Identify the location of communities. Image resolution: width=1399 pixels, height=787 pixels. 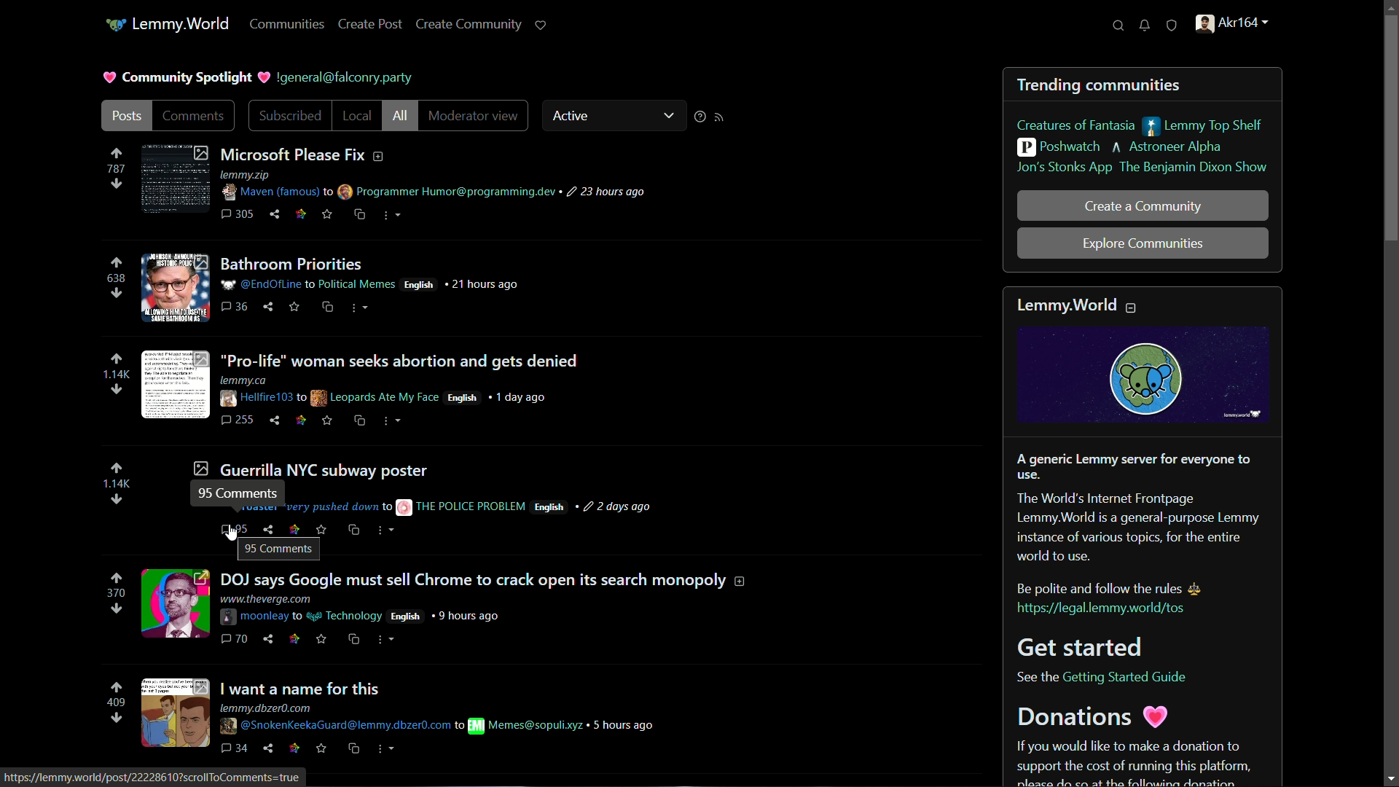
(287, 25).